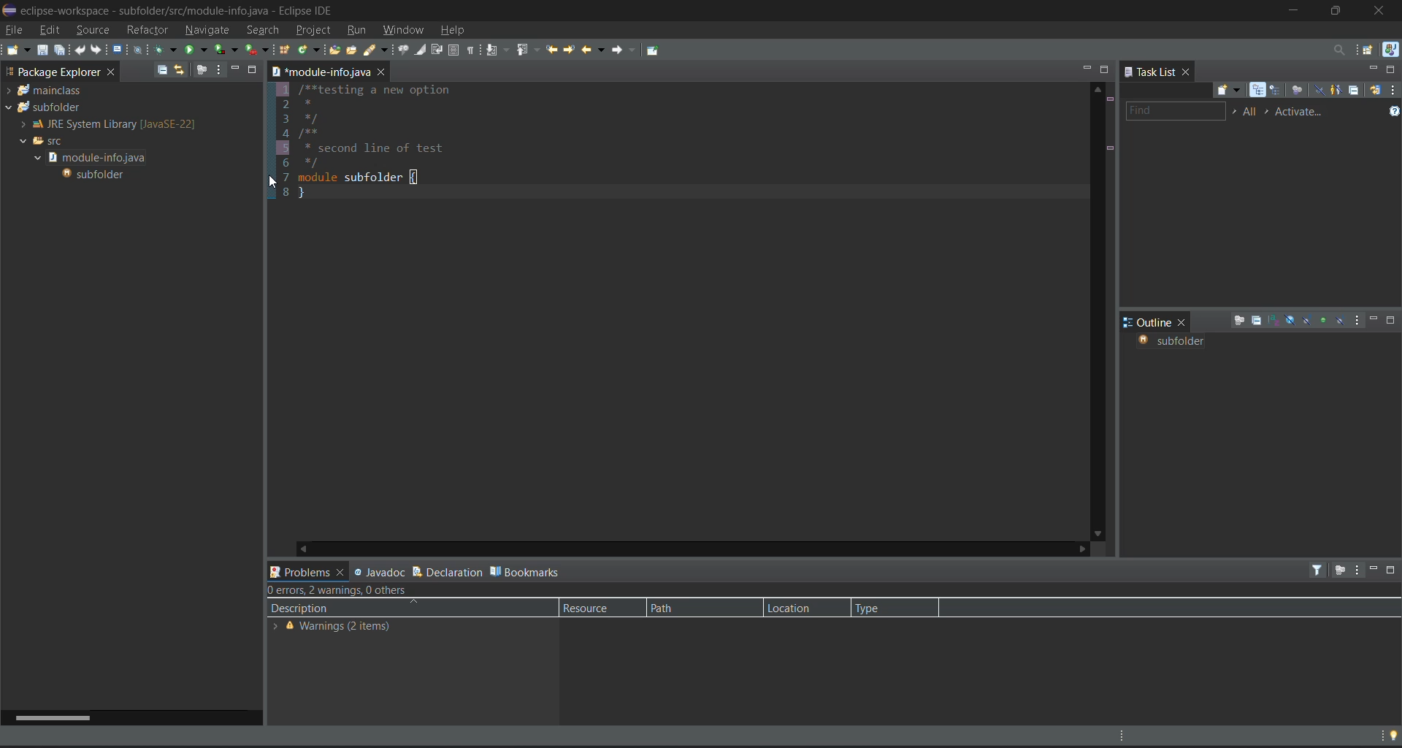  I want to click on save, so click(42, 50).